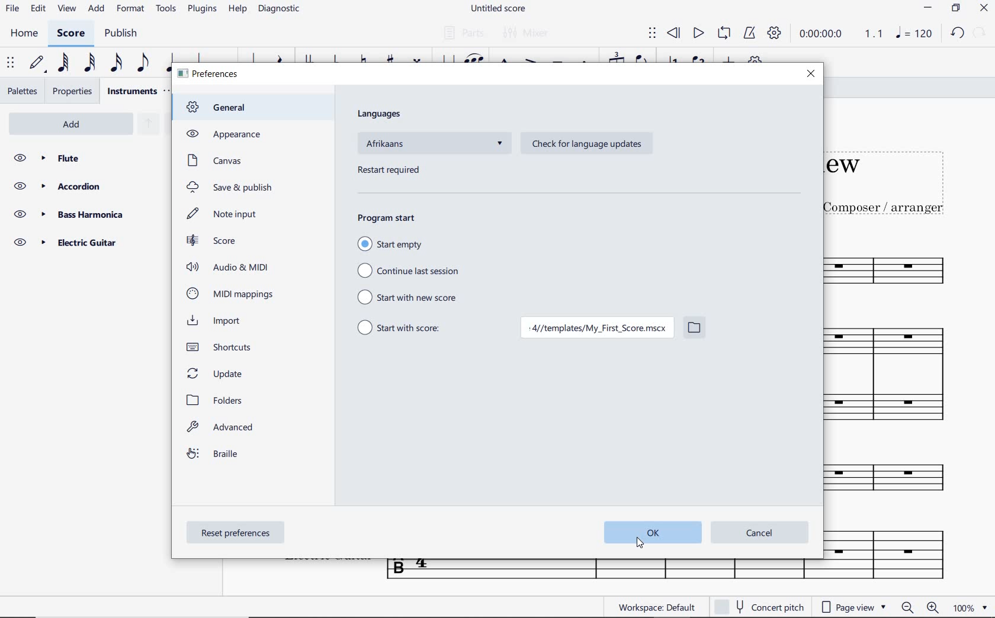 The image size is (995, 618). Describe the element at coordinates (898, 176) in the screenshot. I see `Title` at that location.